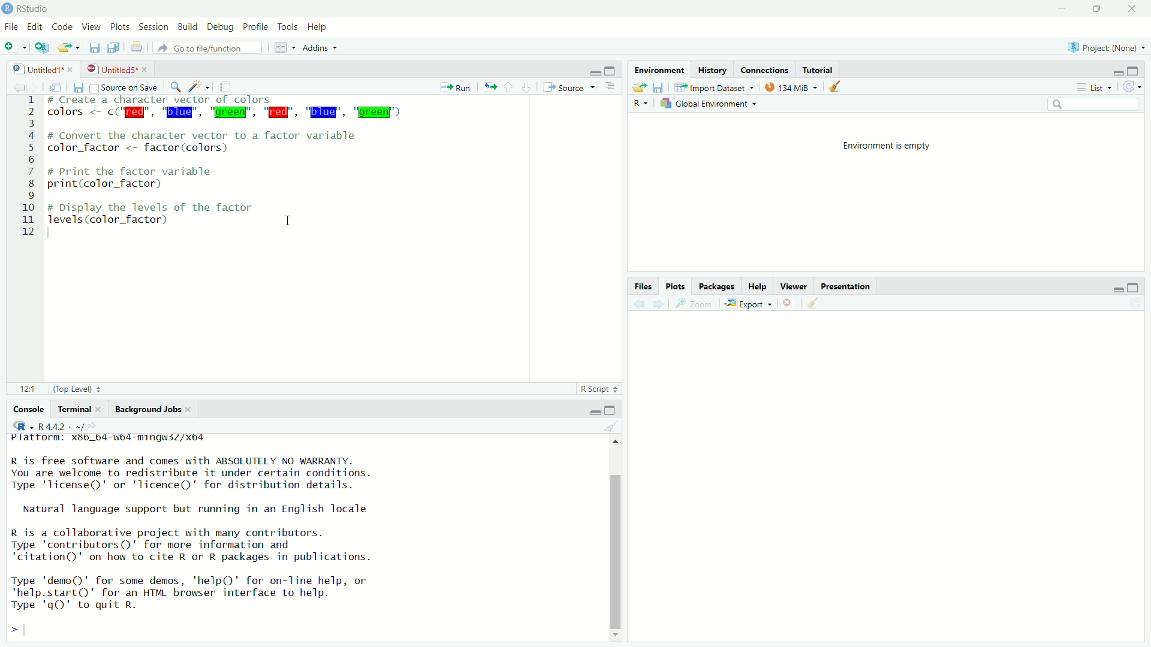 Image resolution: width=1151 pixels, height=647 pixels. I want to click on session, so click(154, 27).